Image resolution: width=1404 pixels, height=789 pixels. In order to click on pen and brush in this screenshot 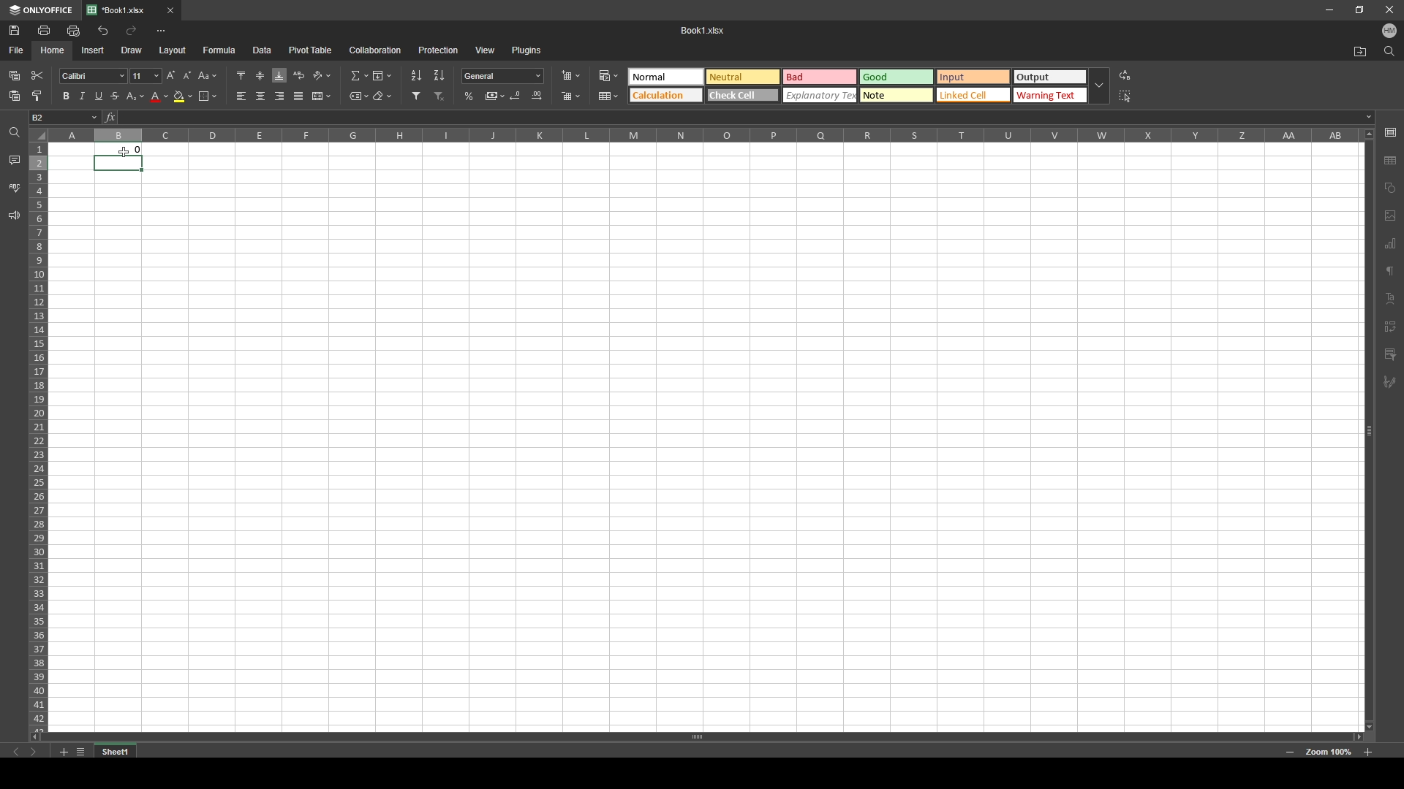, I will do `click(1389, 383)`.